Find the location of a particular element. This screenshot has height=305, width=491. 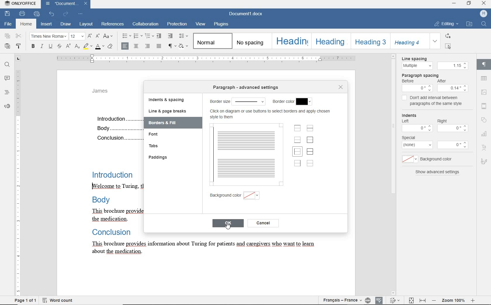

close is located at coordinates (340, 88).